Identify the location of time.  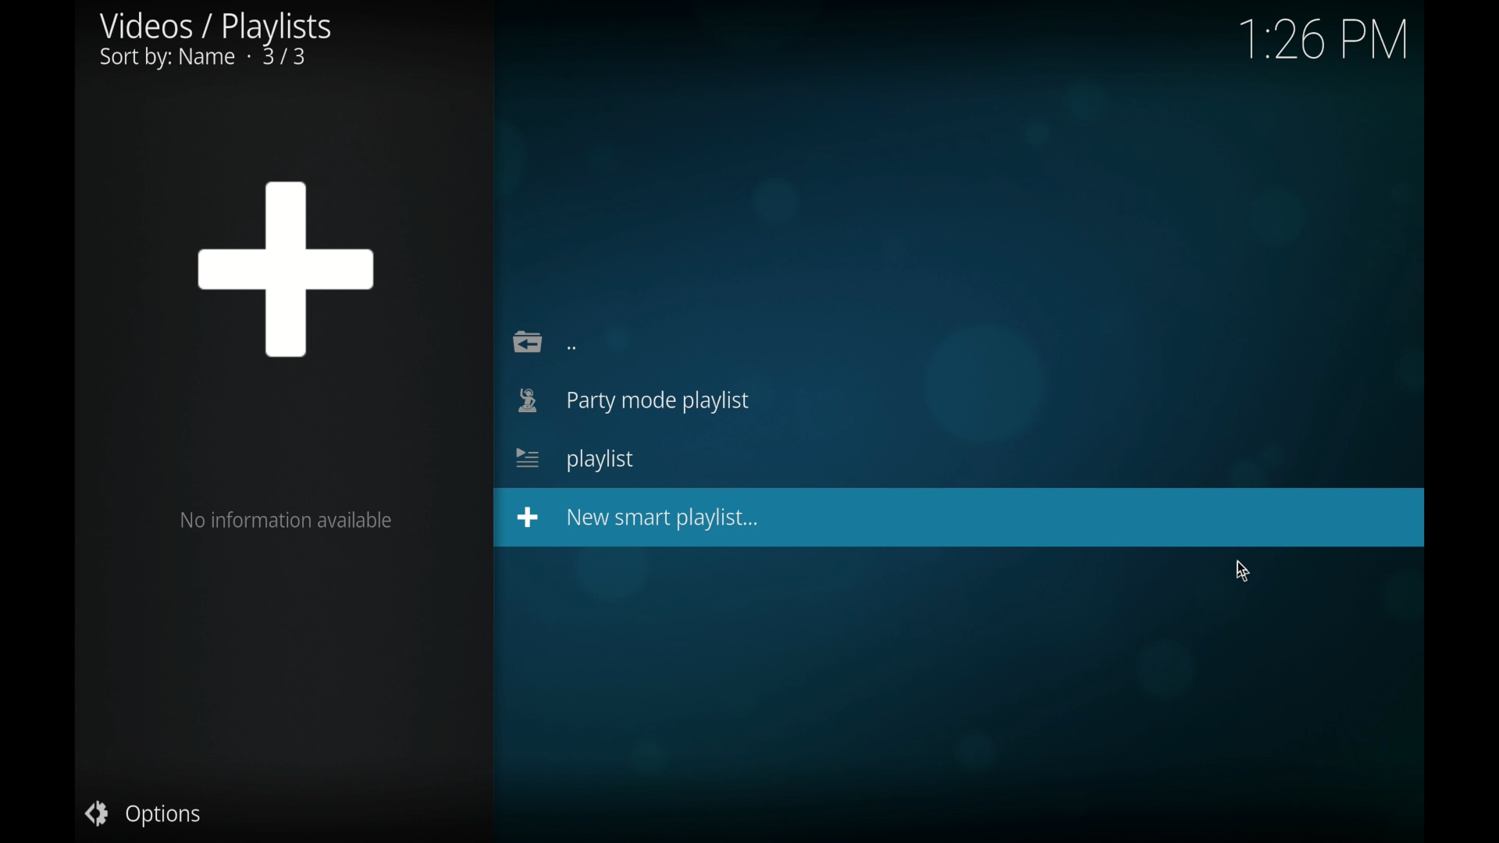
(1323, 41).